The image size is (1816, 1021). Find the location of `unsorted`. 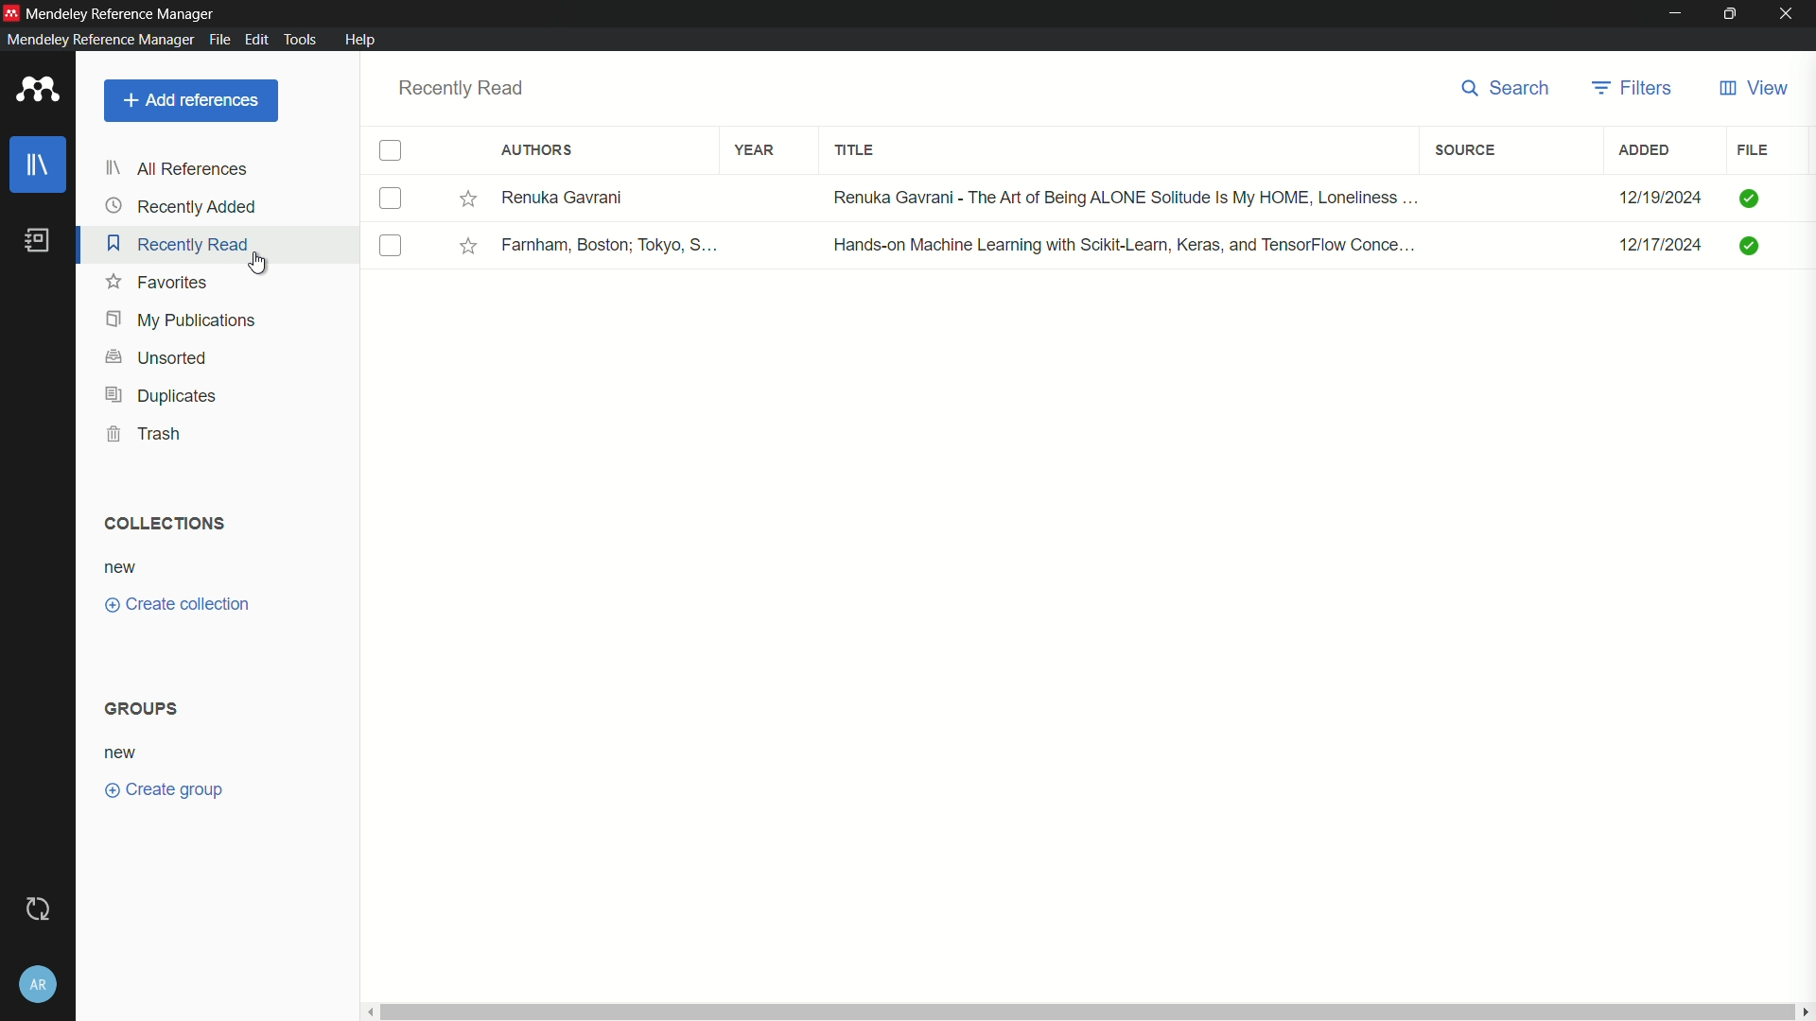

unsorted is located at coordinates (157, 357).